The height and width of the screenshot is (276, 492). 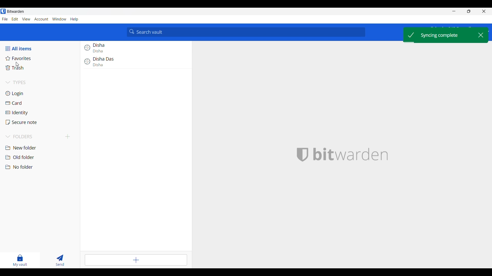 What do you see at coordinates (42, 113) in the screenshot?
I see `Identity` at bounding box center [42, 113].